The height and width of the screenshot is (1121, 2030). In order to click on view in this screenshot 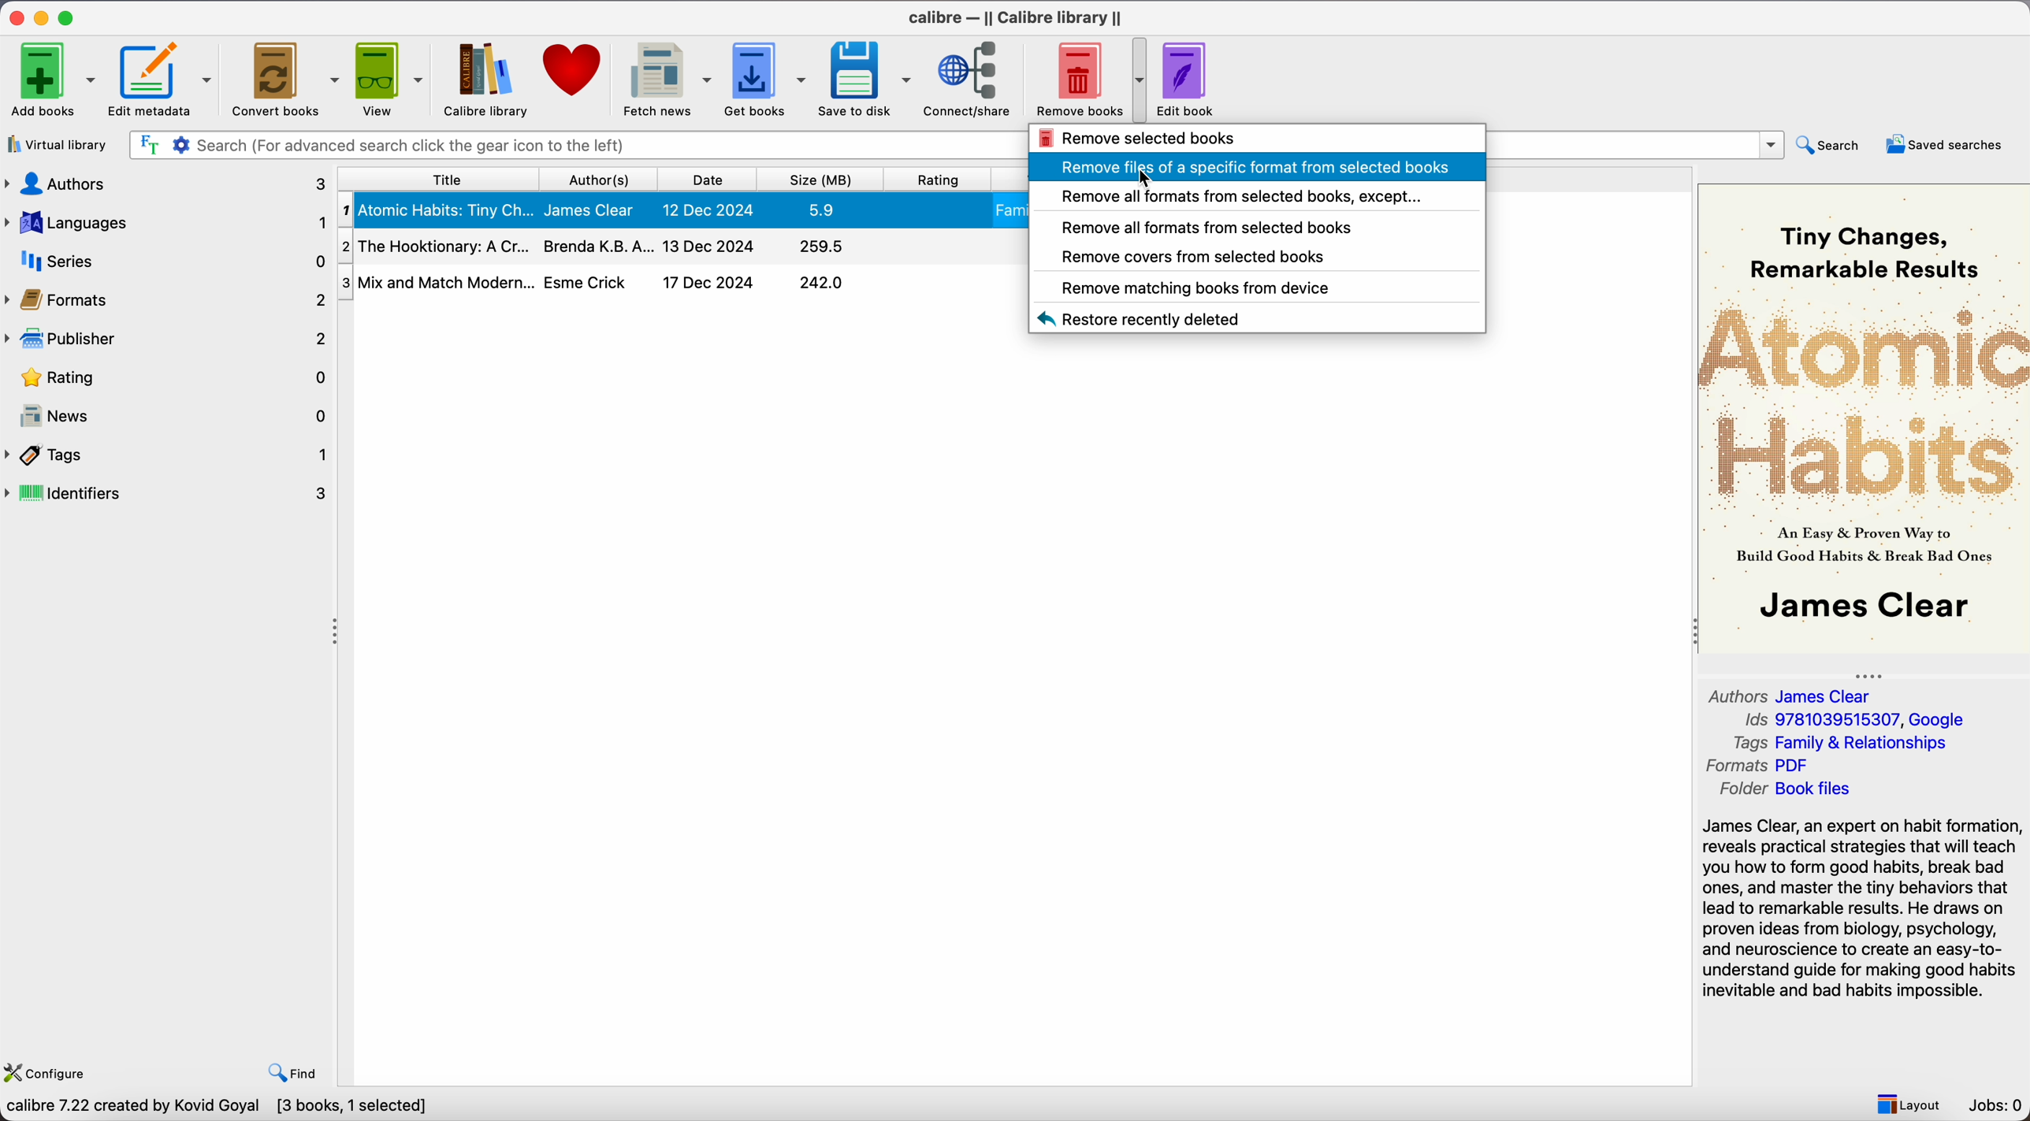, I will do `click(389, 79)`.